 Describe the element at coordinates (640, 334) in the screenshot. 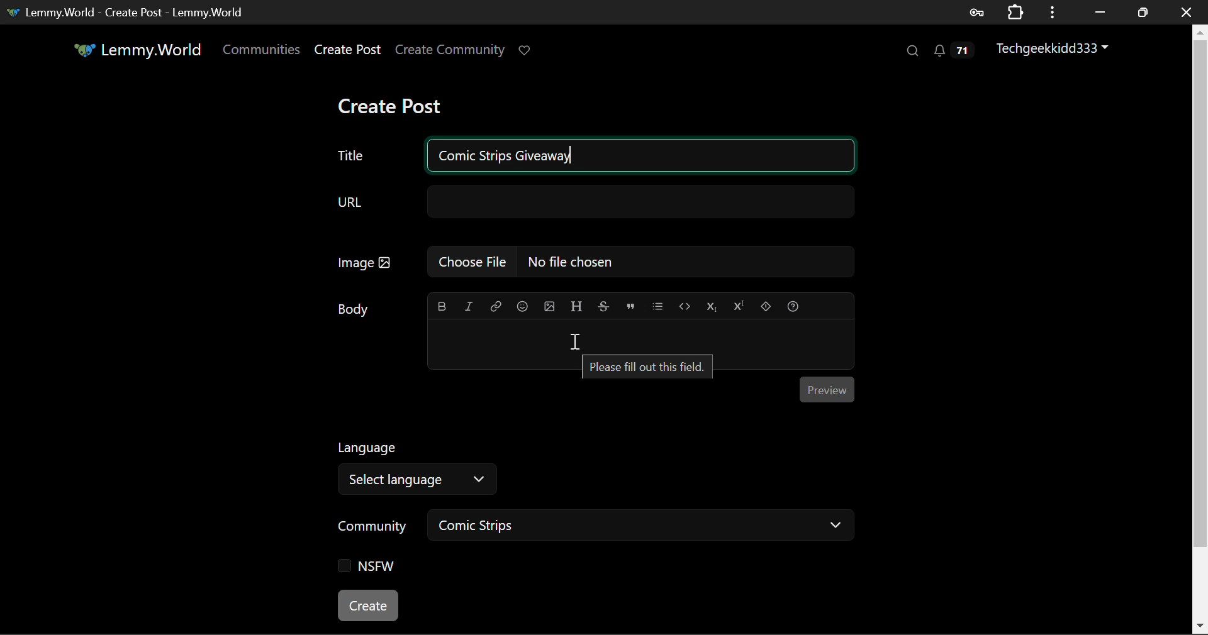

I see `Post Body Textbox` at that location.